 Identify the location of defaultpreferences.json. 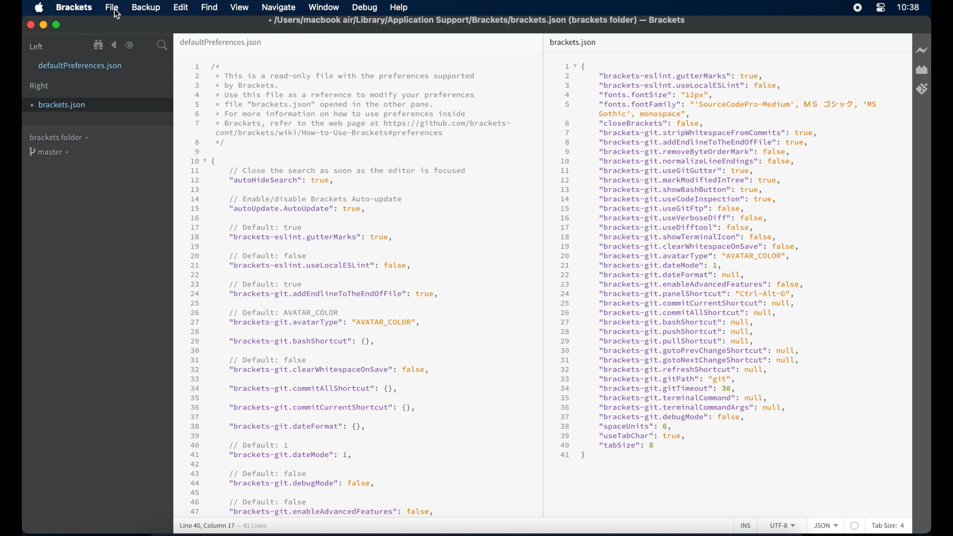
(80, 66).